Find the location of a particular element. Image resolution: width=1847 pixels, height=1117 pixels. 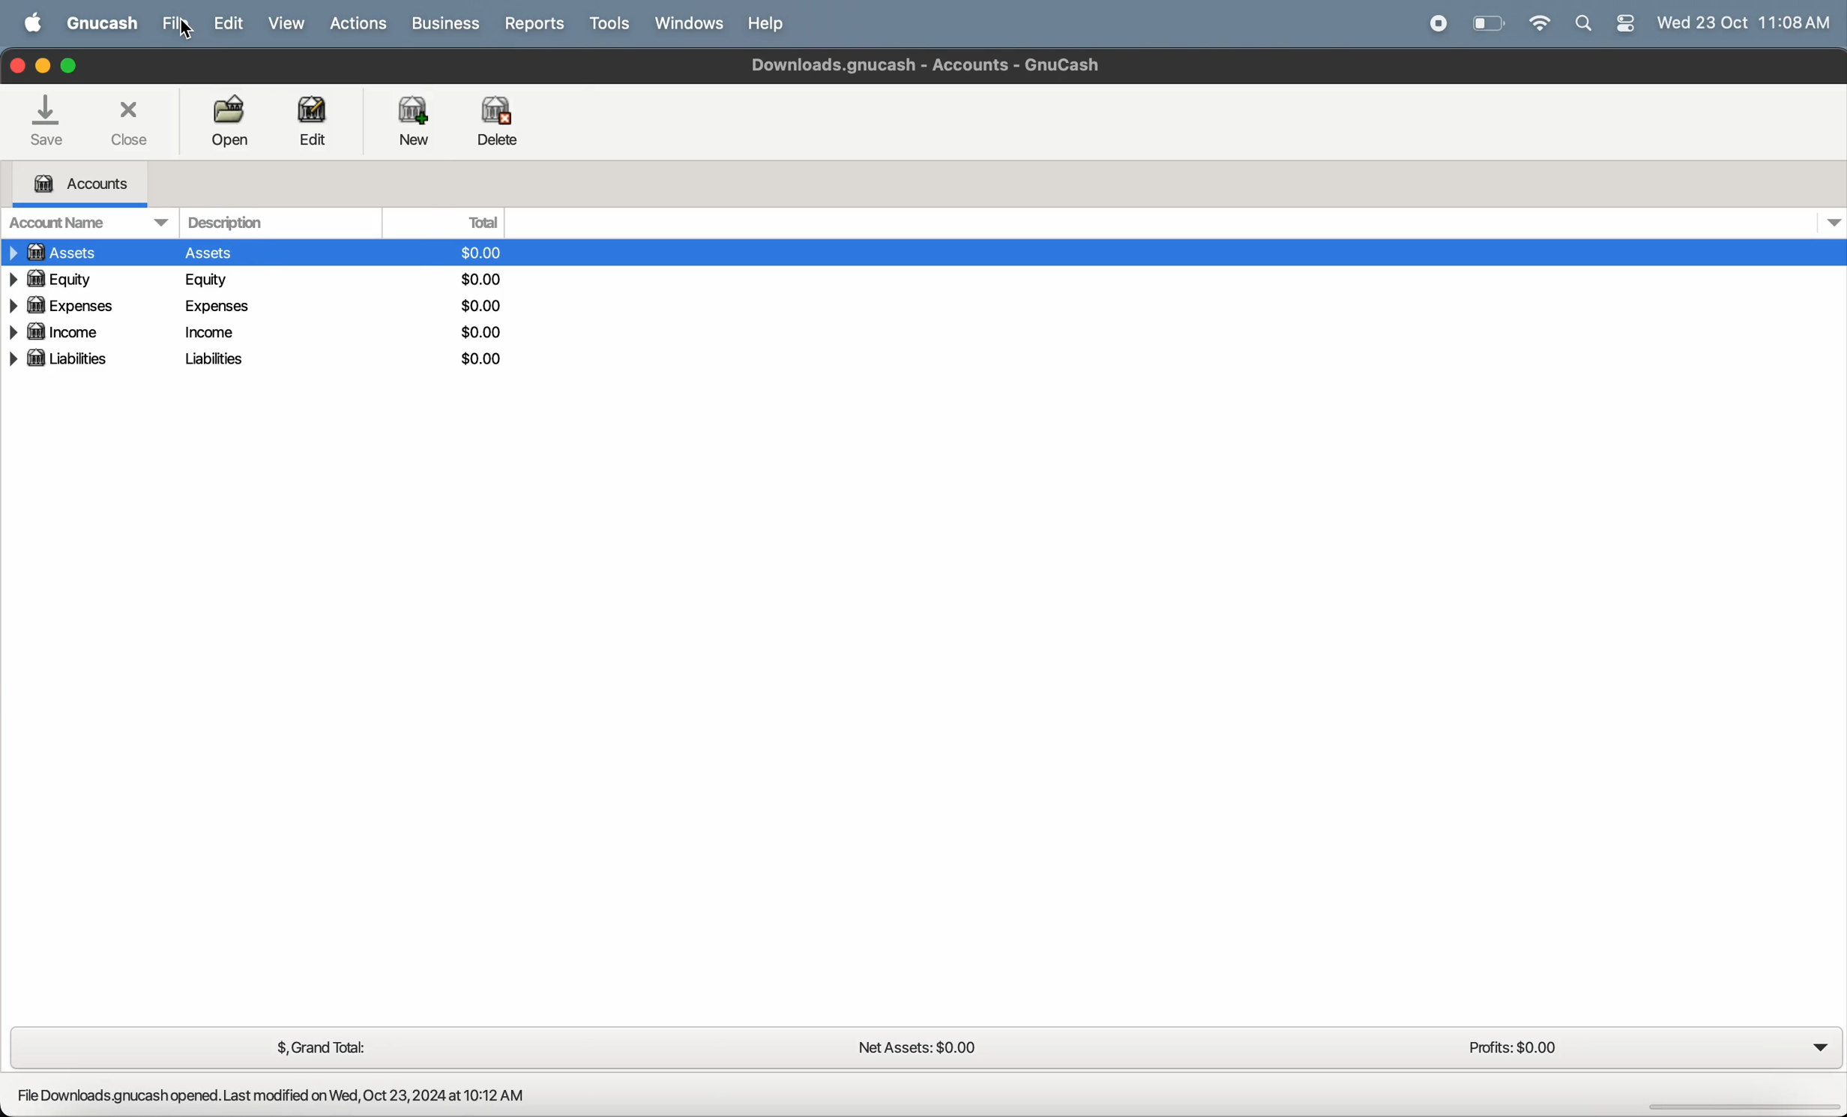

account  name is located at coordinates (70, 220).